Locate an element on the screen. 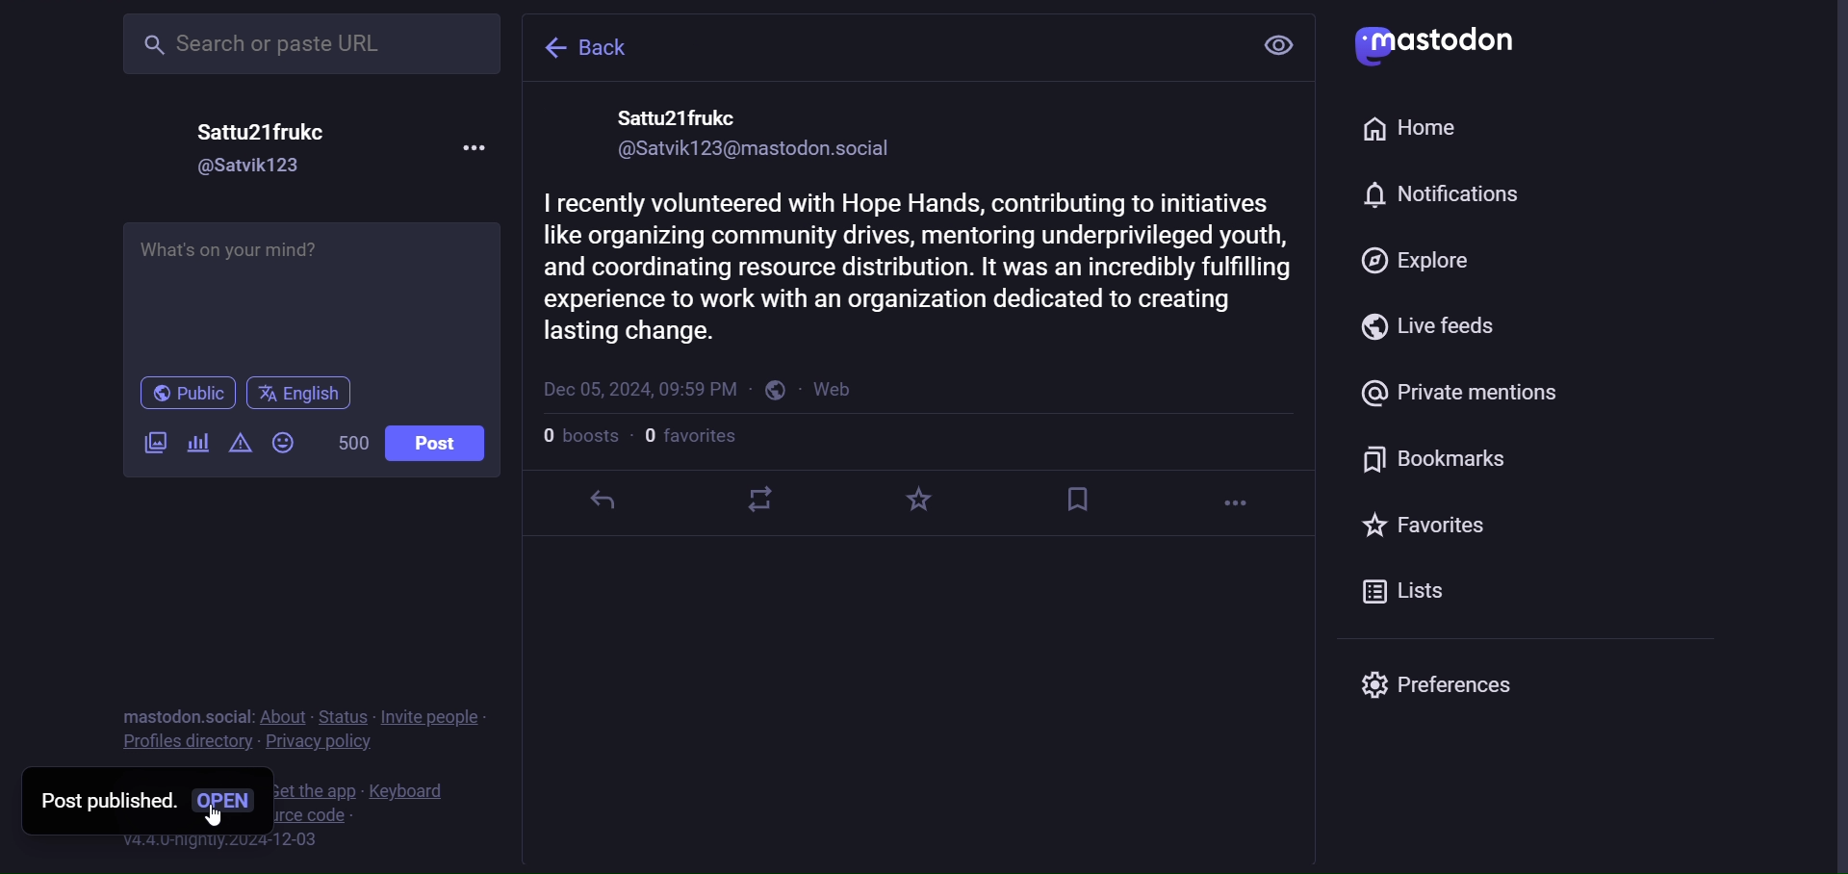  private mention is located at coordinates (1454, 391).